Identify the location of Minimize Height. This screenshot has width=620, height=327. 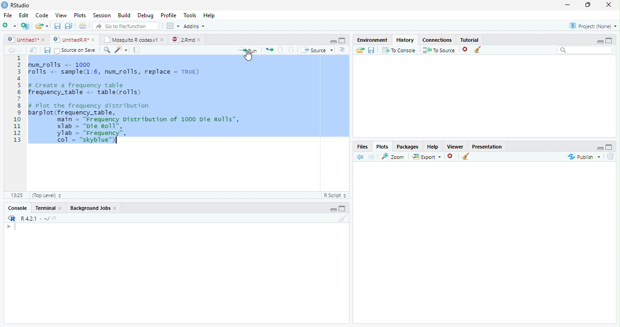
(600, 41).